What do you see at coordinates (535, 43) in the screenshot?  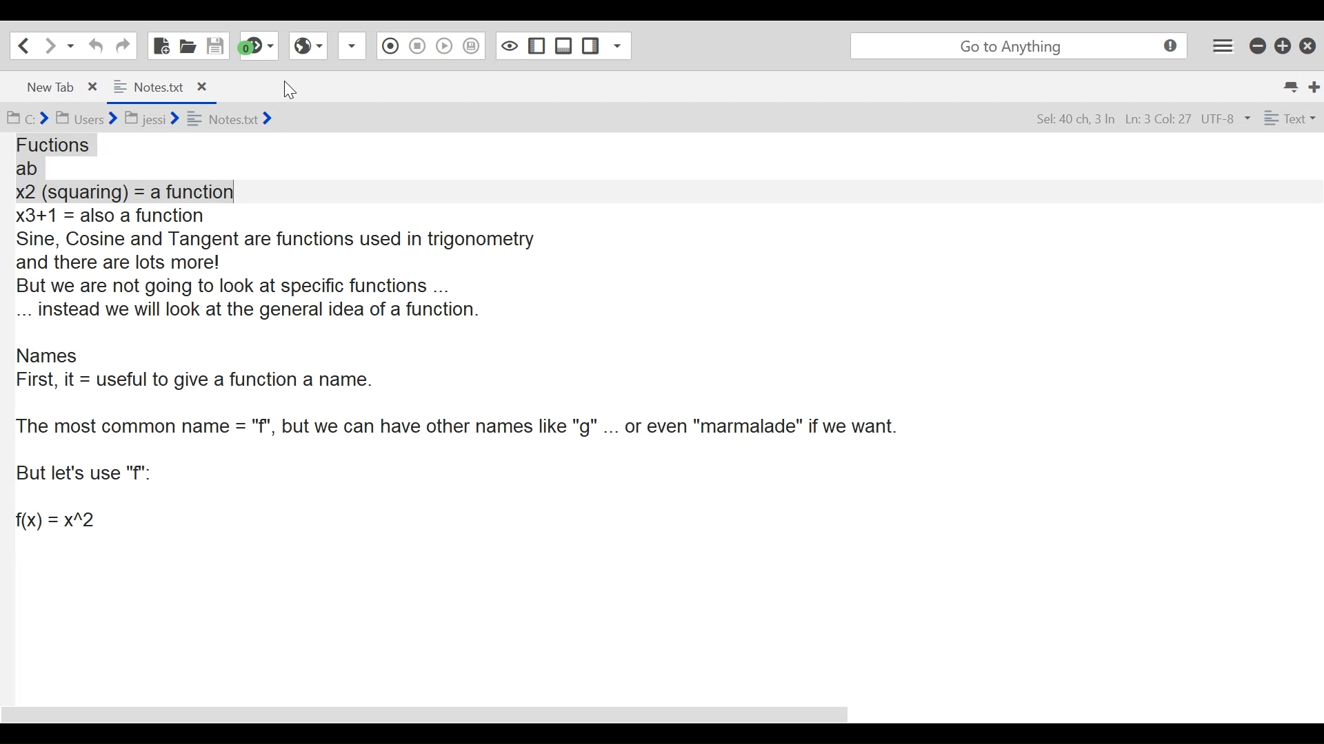 I see `Show specific Side Pan` at bounding box center [535, 43].